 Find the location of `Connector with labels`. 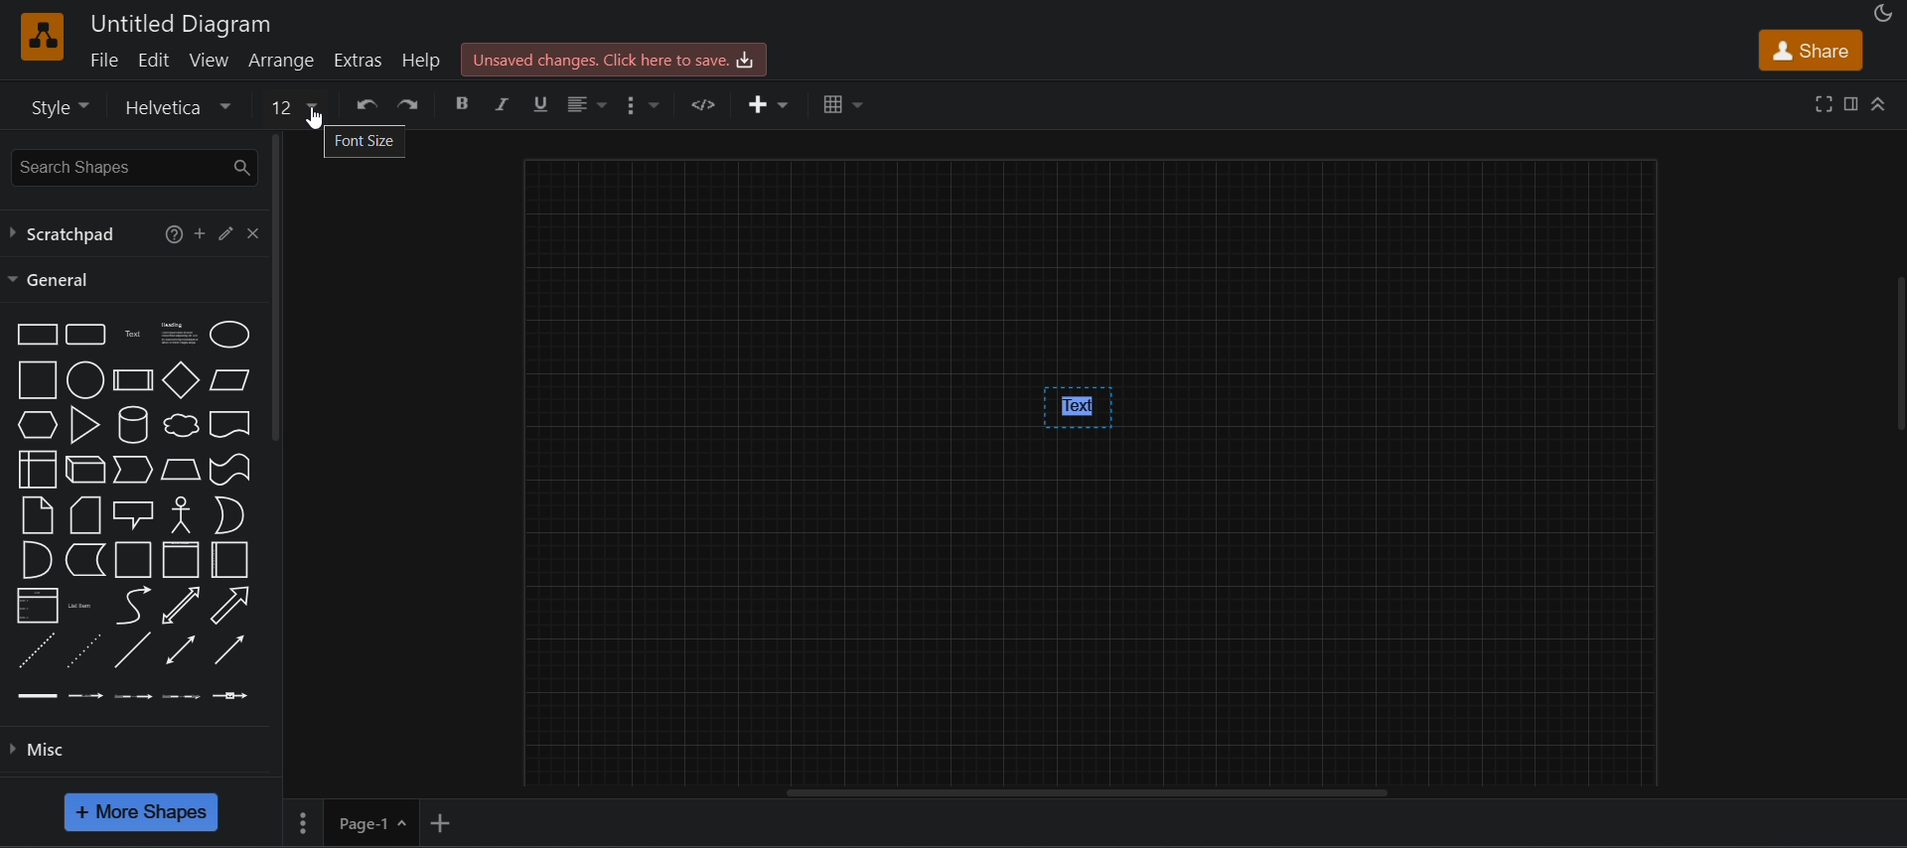

Connector with labels is located at coordinates (85, 695).